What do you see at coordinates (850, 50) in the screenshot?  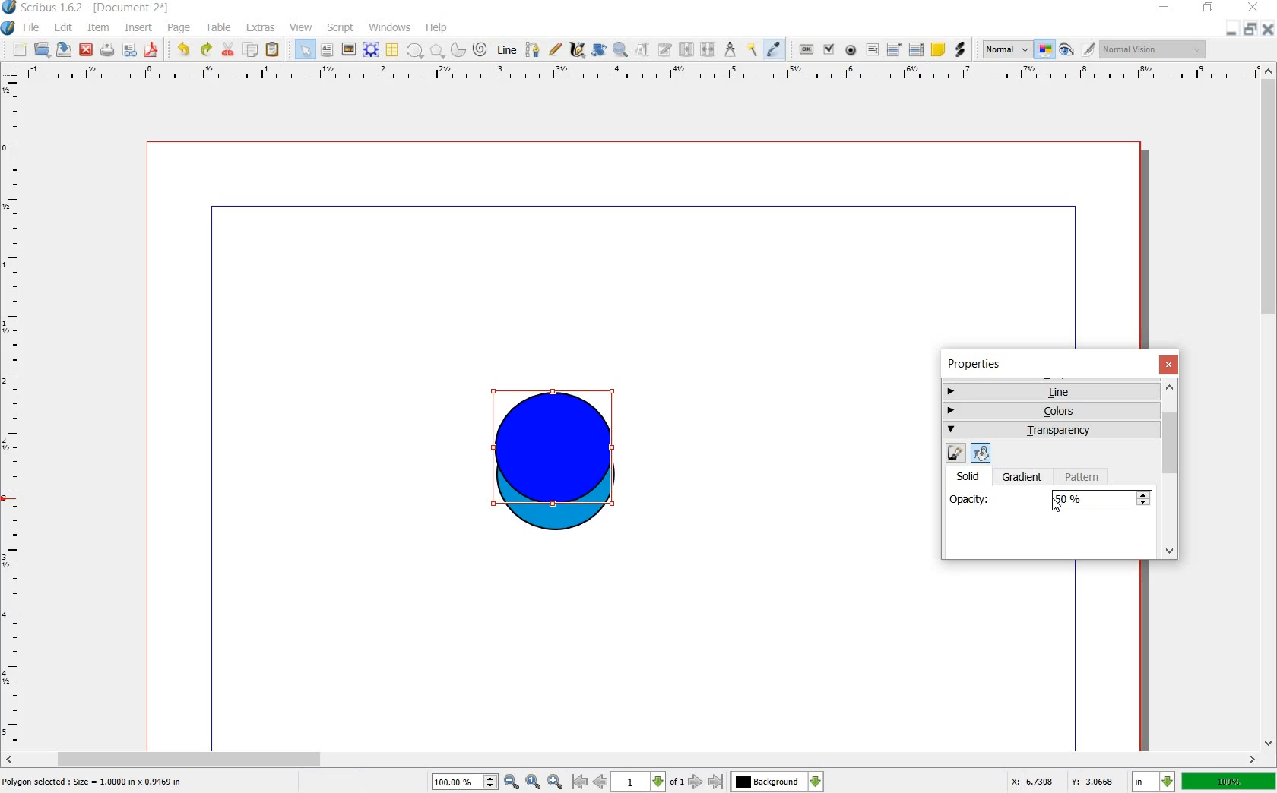 I see `pdf radio button` at bounding box center [850, 50].